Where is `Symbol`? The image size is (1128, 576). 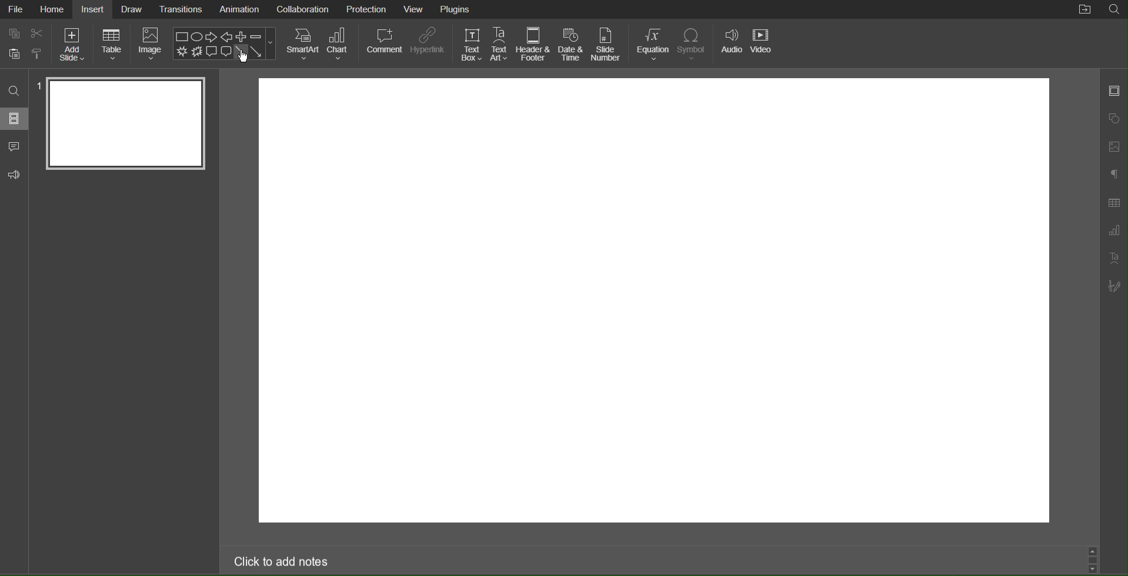
Symbol is located at coordinates (696, 43).